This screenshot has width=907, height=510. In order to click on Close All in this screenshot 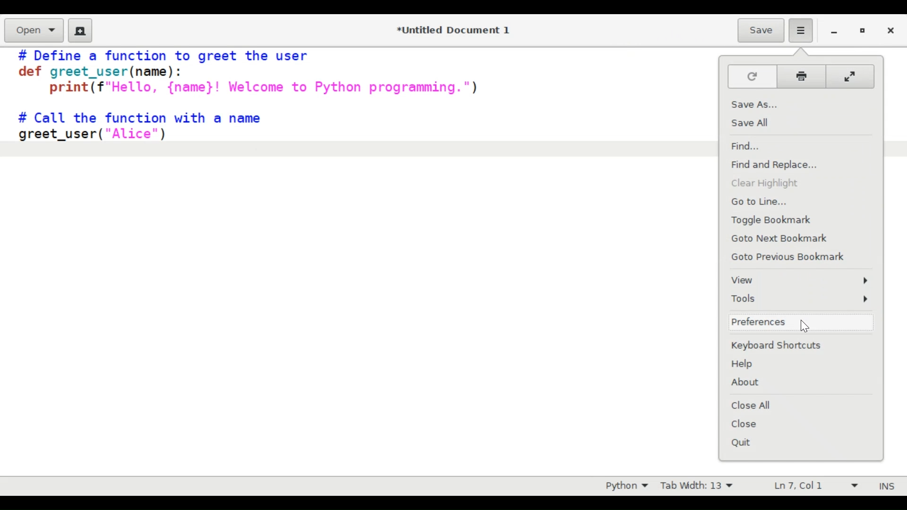, I will do `click(790, 404)`.